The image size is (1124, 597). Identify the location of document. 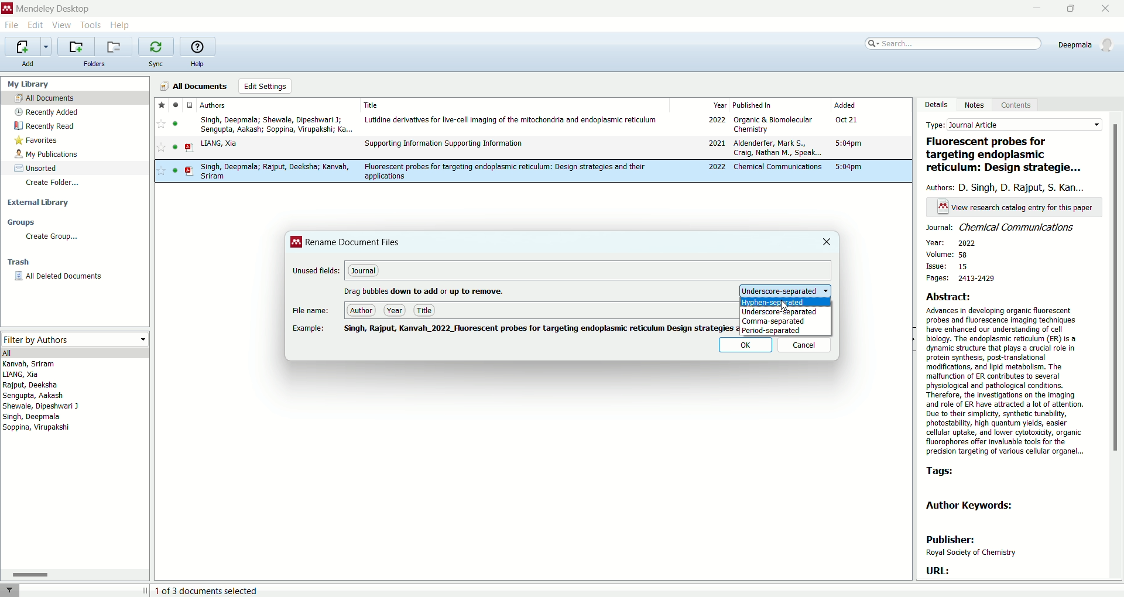
(191, 104).